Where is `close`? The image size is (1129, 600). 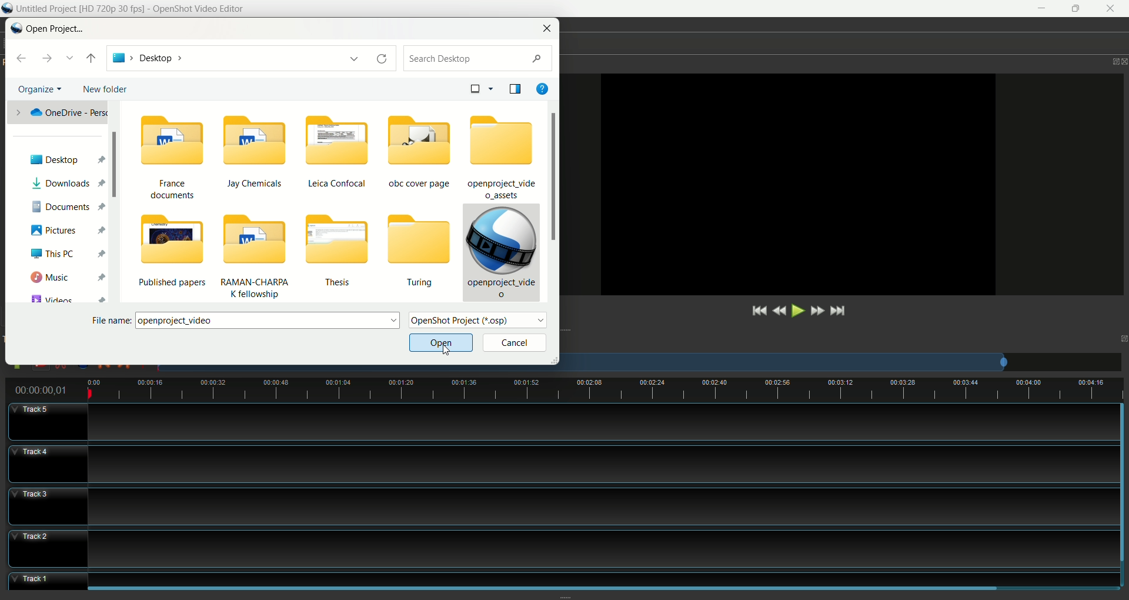
close is located at coordinates (1113, 9).